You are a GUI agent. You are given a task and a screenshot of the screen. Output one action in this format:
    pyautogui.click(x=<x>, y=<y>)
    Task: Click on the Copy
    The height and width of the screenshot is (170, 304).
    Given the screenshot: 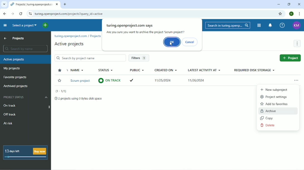 What is the action you would take?
    pyautogui.click(x=267, y=118)
    